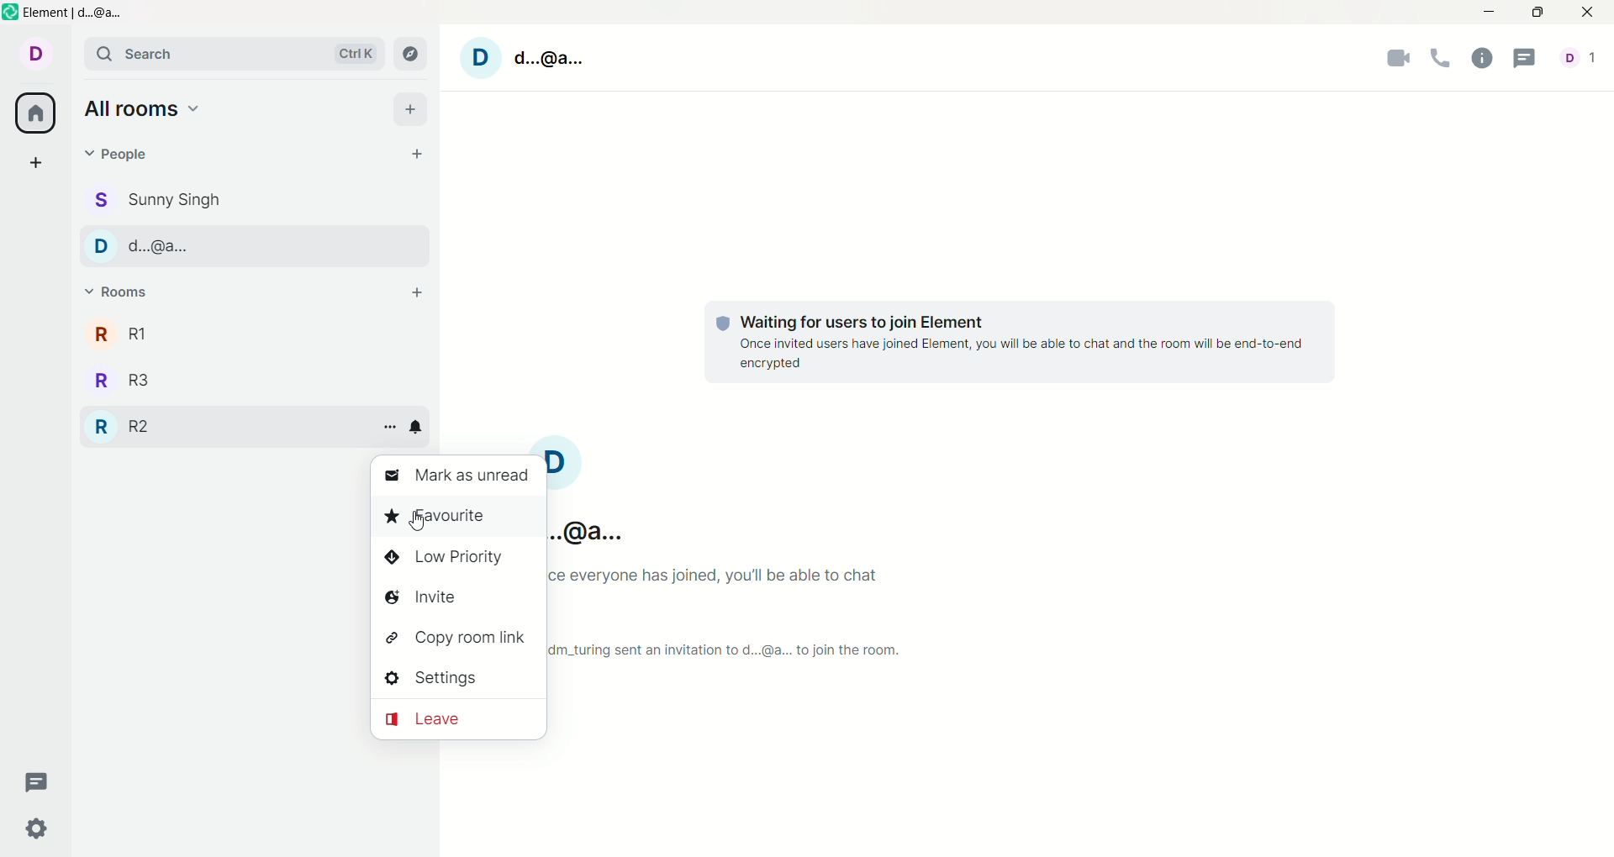 This screenshot has width=1614, height=857. I want to click on Element logo, so click(11, 12).